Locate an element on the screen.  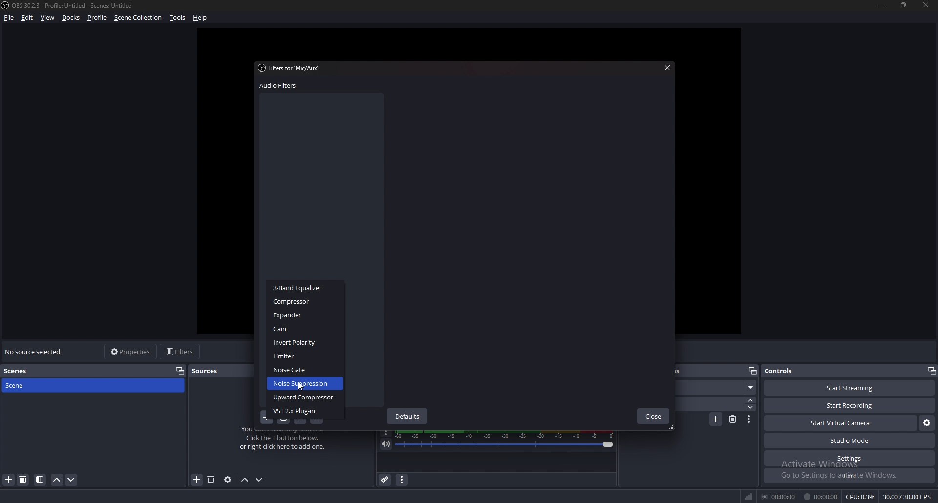
Noise Suppression is located at coordinates (302, 384).